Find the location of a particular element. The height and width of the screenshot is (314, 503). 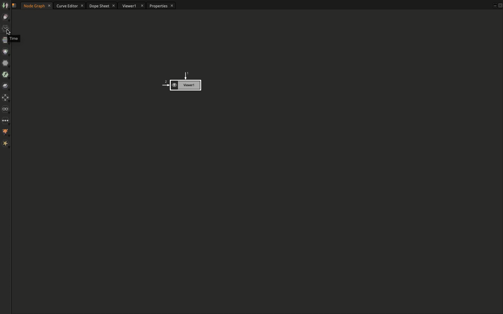

Dope sheet is located at coordinates (102, 6).